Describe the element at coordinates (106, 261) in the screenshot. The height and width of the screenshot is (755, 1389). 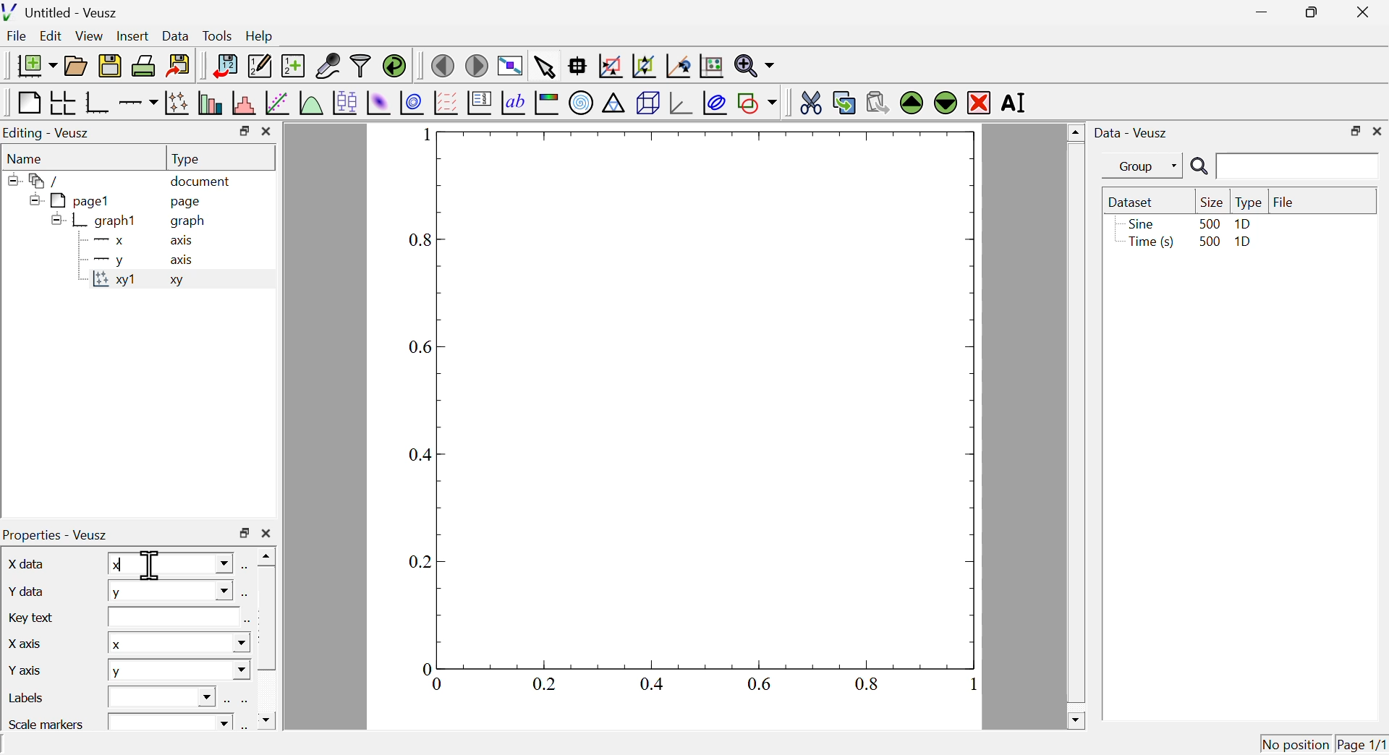
I see `y` at that location.